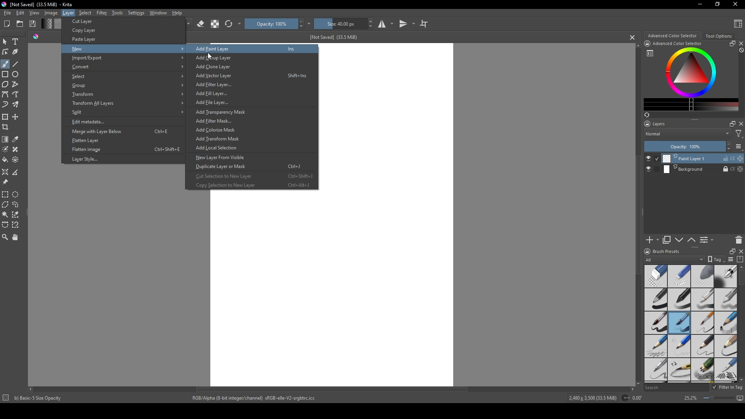 The width and height of the screenshot is (745, 419). Describe the element at coordinates (255, 177) in the screenshot. I see `Cut Selection to New Layer` at that location.